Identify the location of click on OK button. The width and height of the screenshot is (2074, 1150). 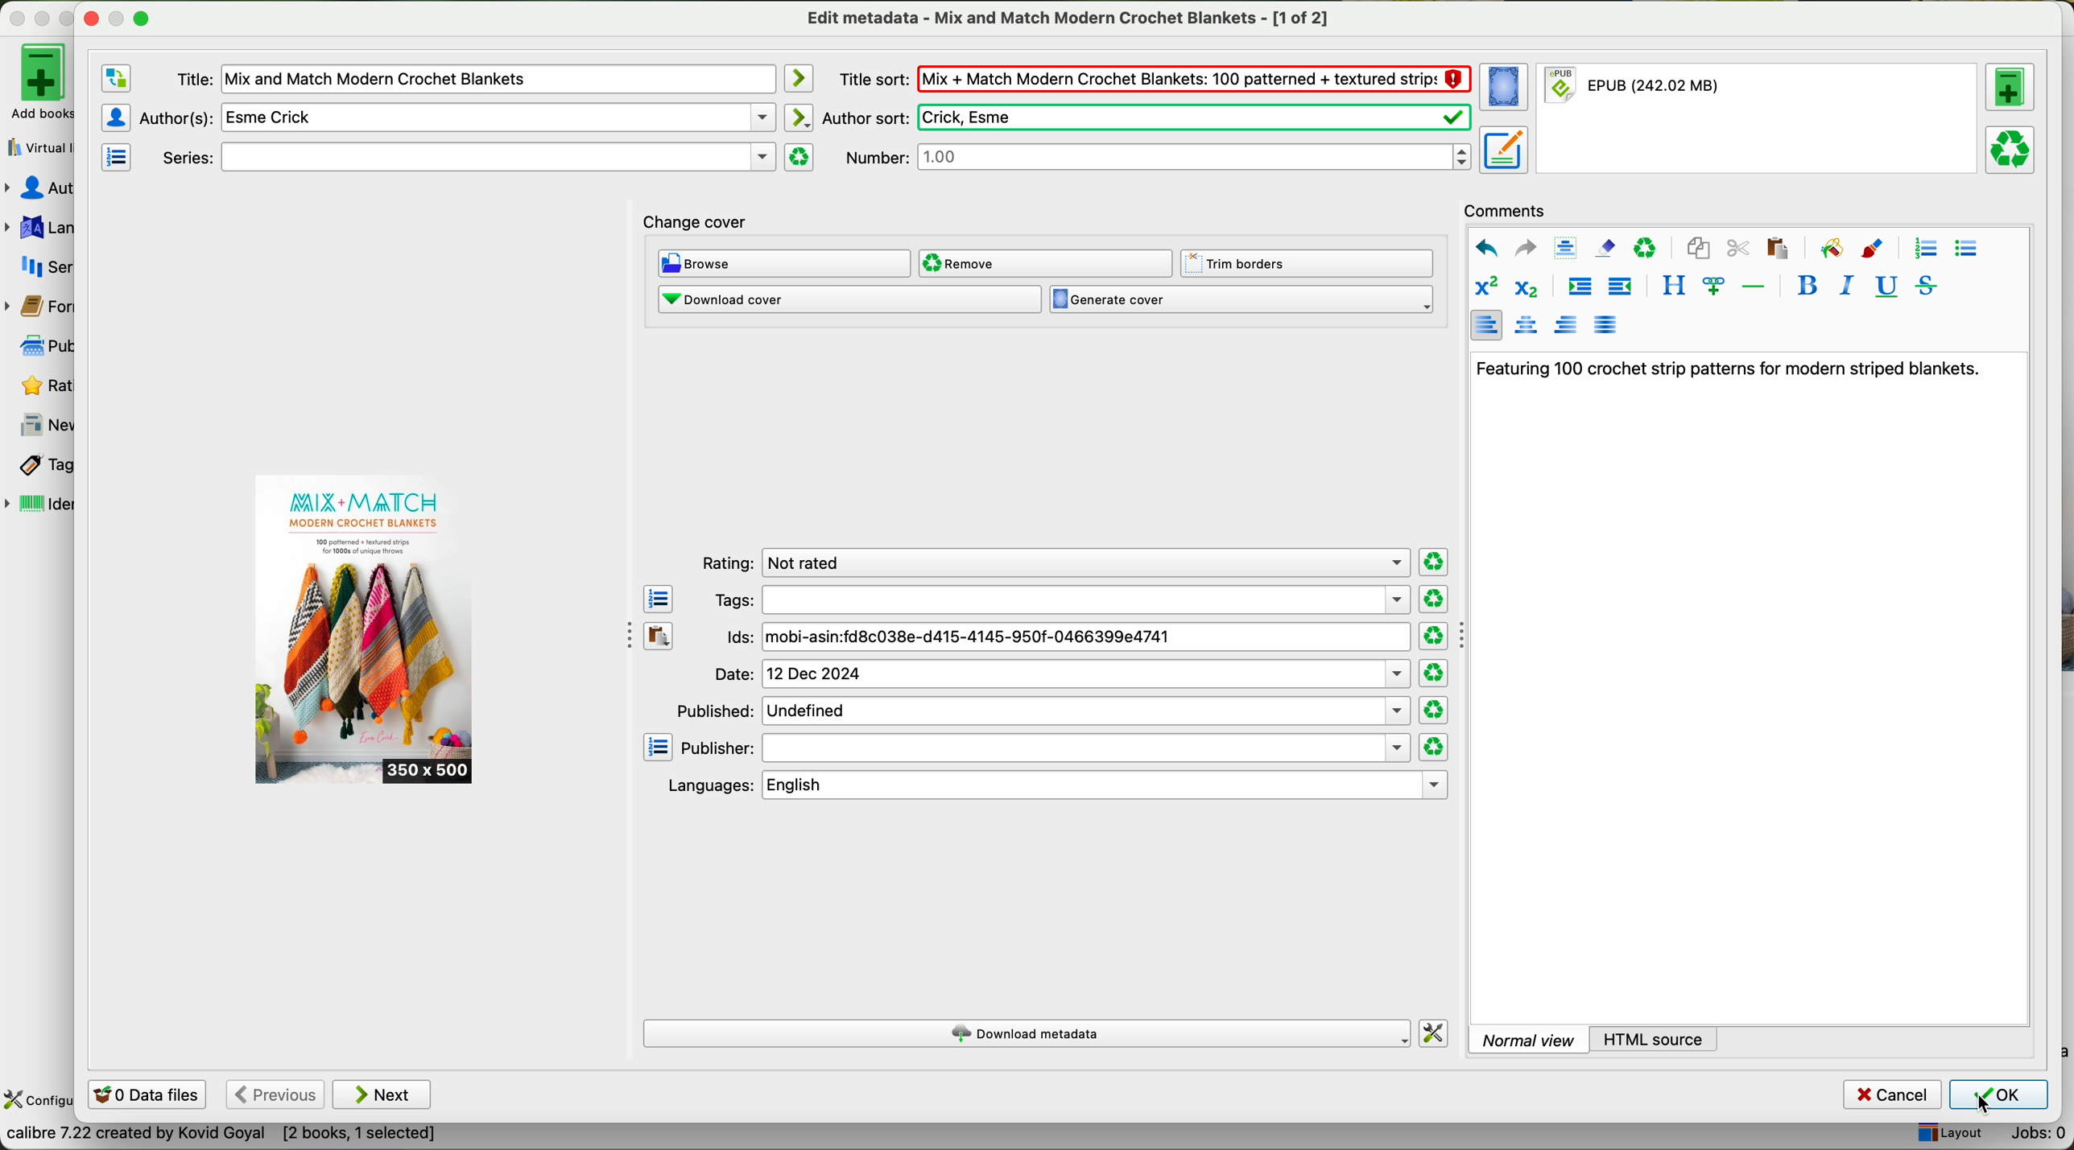
(1998, 1095).